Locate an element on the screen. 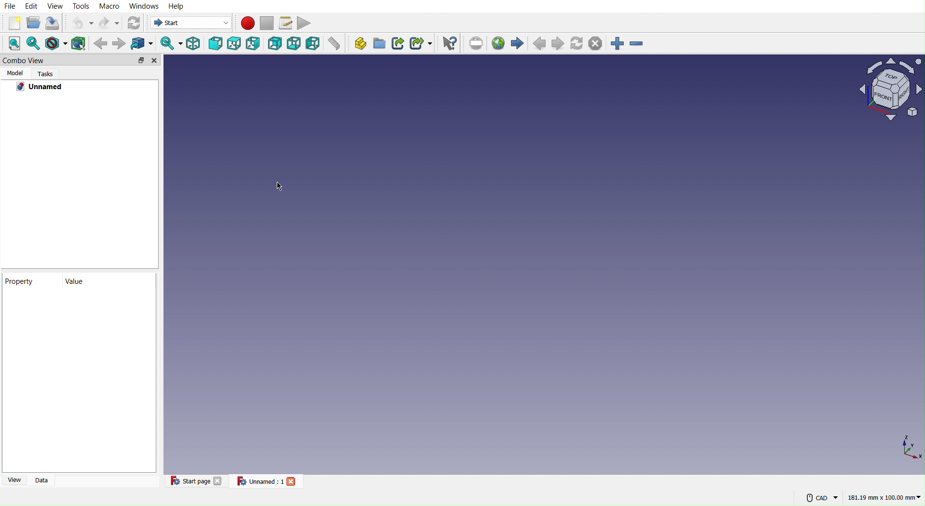 Image resolution: width=925 pixels, height=506 pixels. Fit selected content to screen is located at coordinates (35, 44).